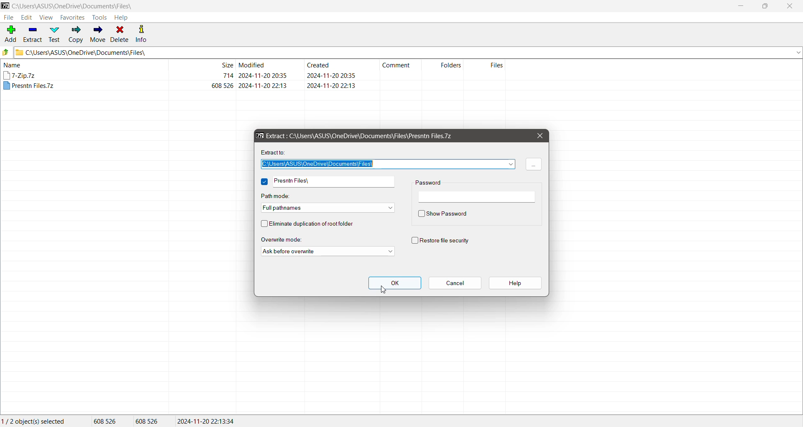 The height and width of the screenshot is (427, 803). What do you see at coordinates (27, 17) in the screenshot?
I see `Edit` at bounding box center [27, 17].